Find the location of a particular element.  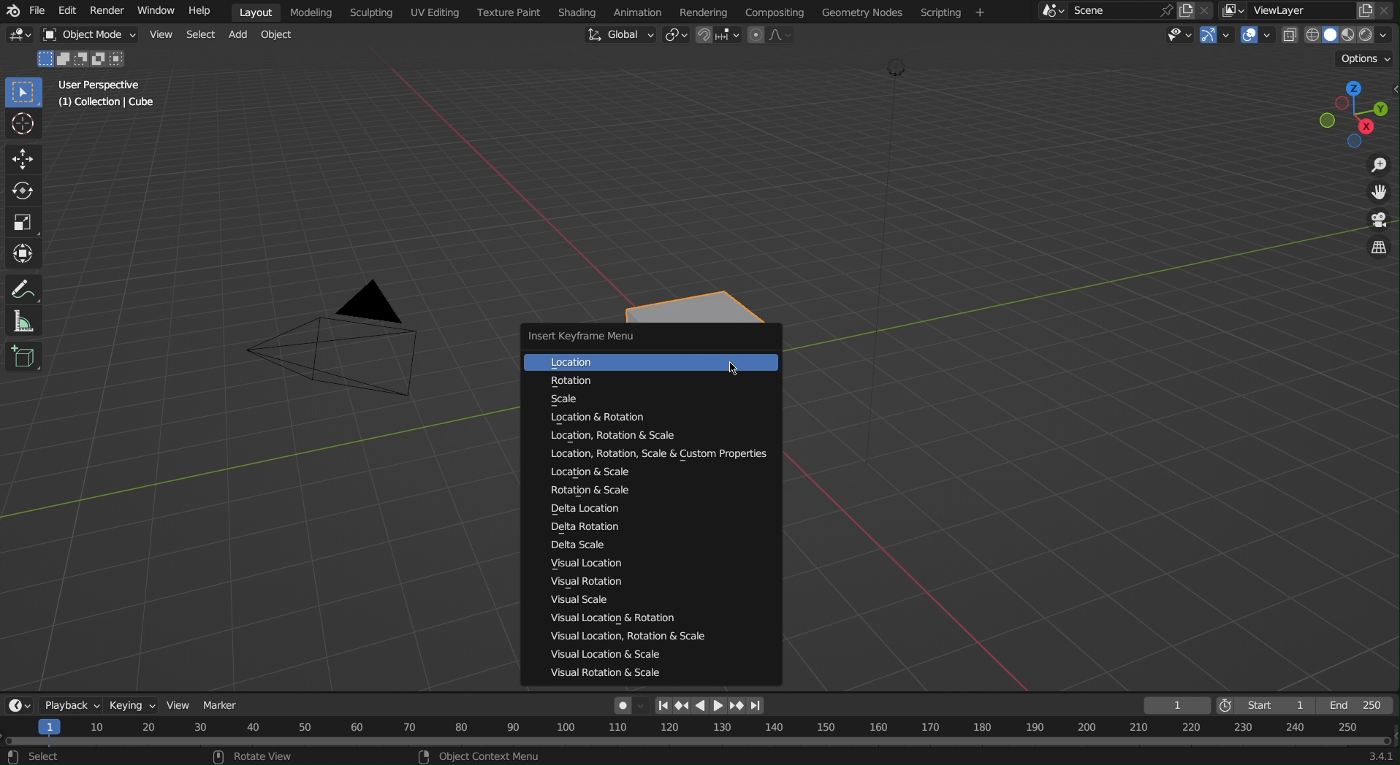

Visual Location & Scale is located at coordinates (609, 657).